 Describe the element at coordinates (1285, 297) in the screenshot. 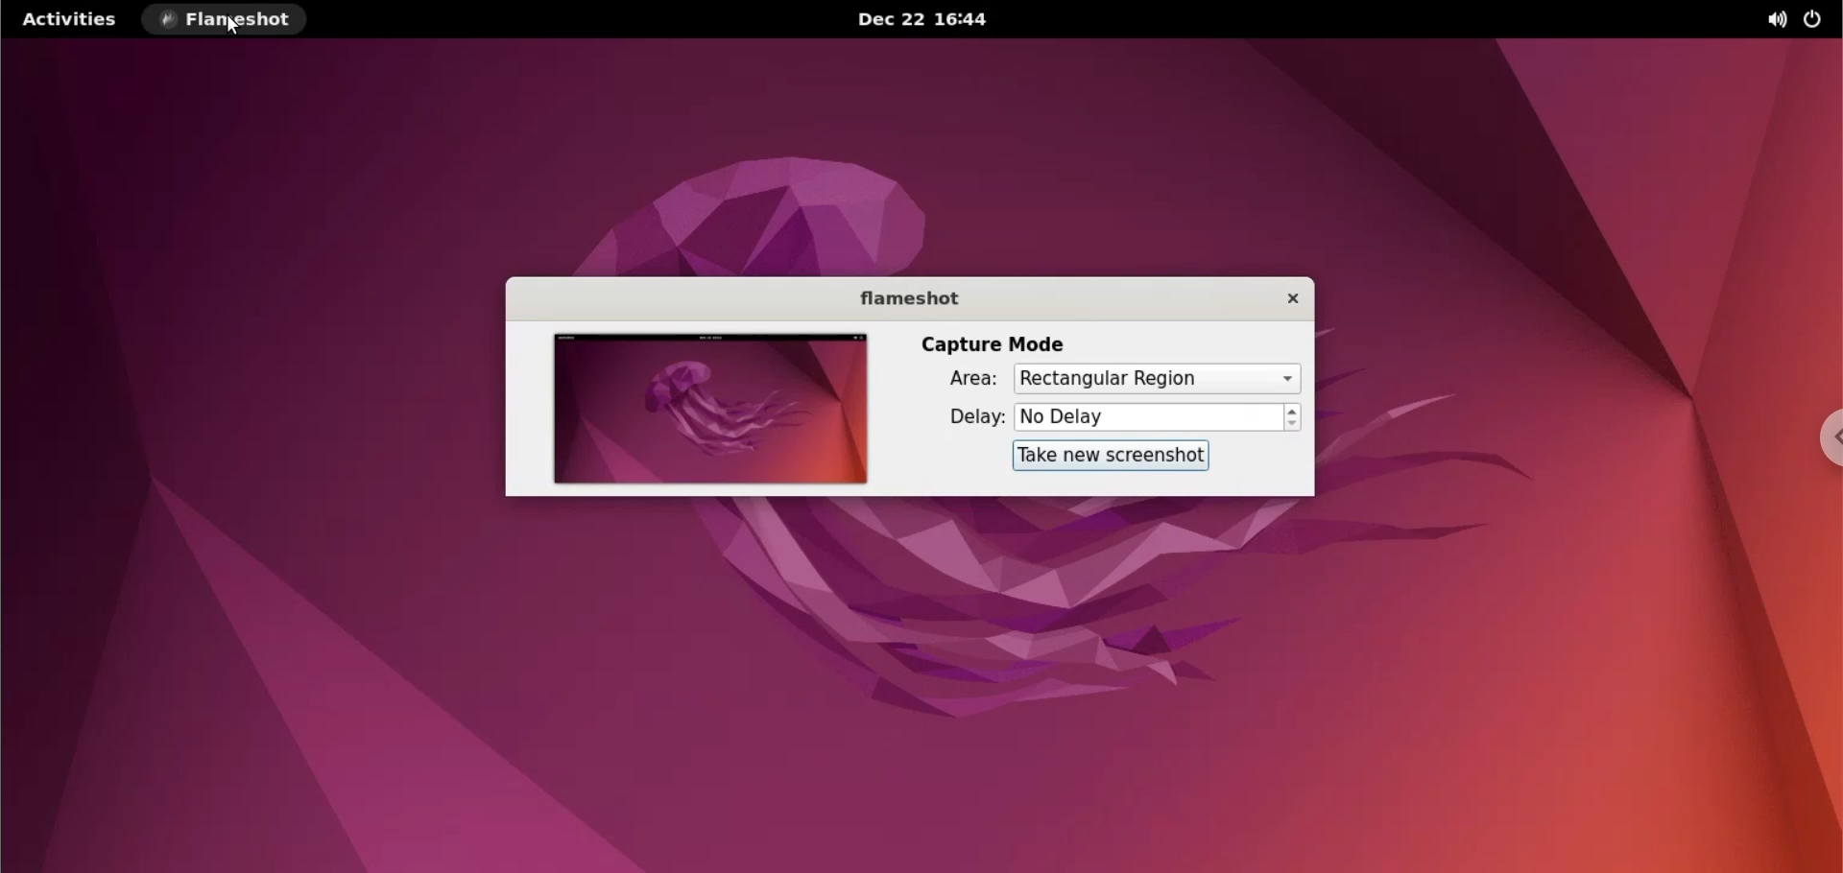

I see `close` at that location.